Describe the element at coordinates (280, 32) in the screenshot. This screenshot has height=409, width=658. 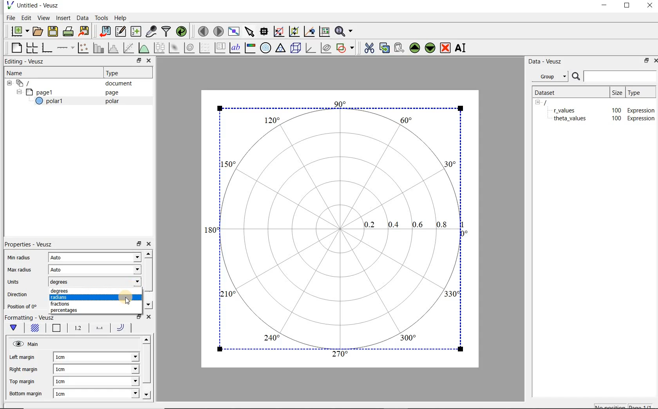
I see `click or draw a rectangle to zoom graph axes` at that location.